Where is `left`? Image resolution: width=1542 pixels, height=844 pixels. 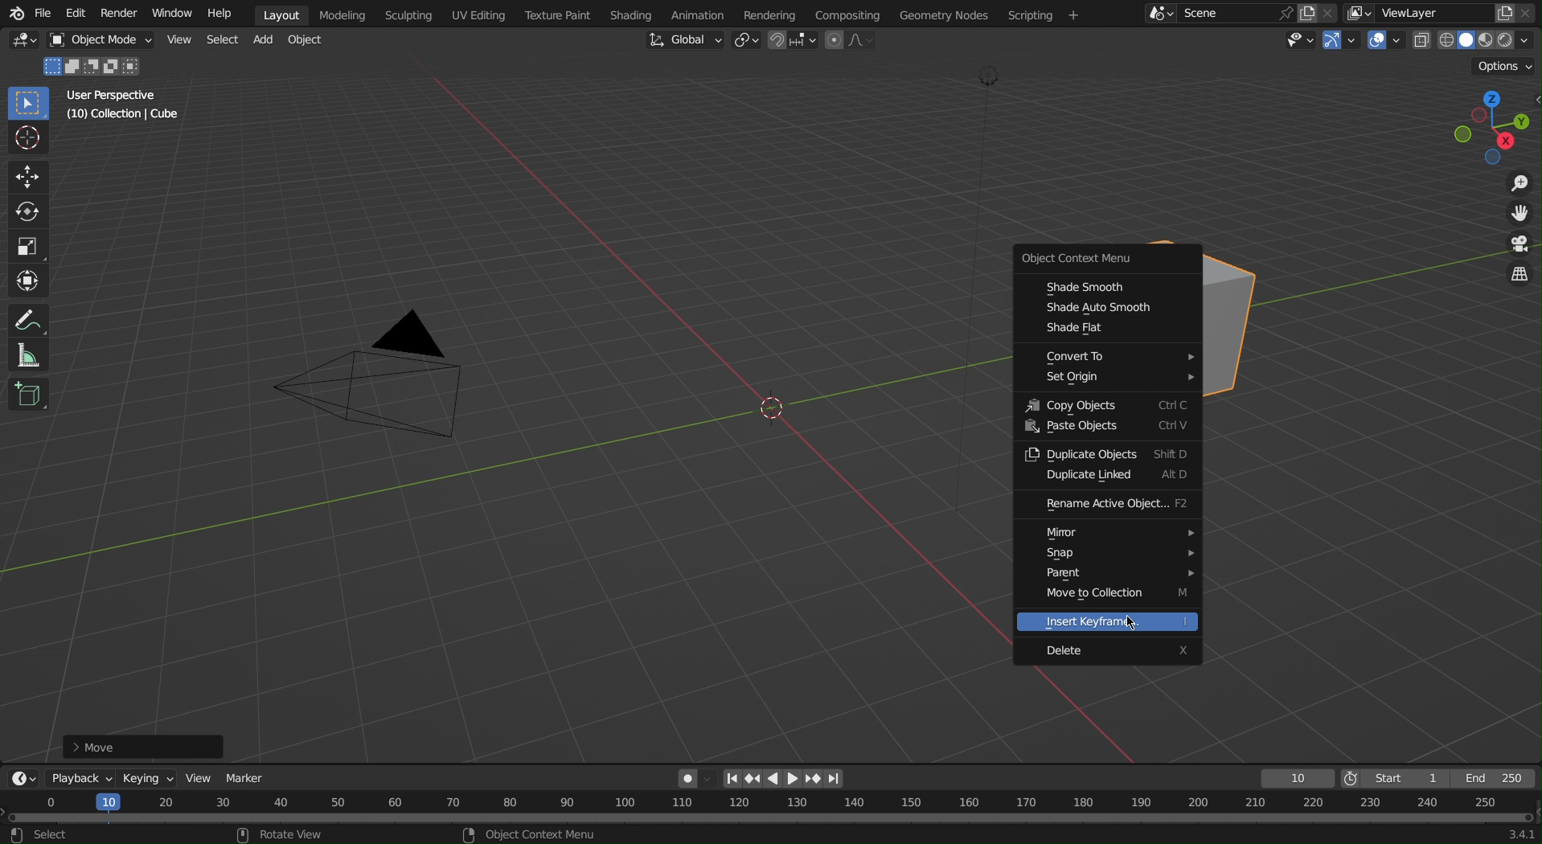 left is located at coordinates (774, 779).